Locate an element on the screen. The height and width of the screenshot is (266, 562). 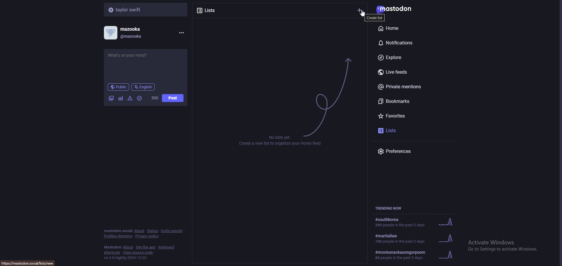
tooltip is located at coordinates (375, 18).